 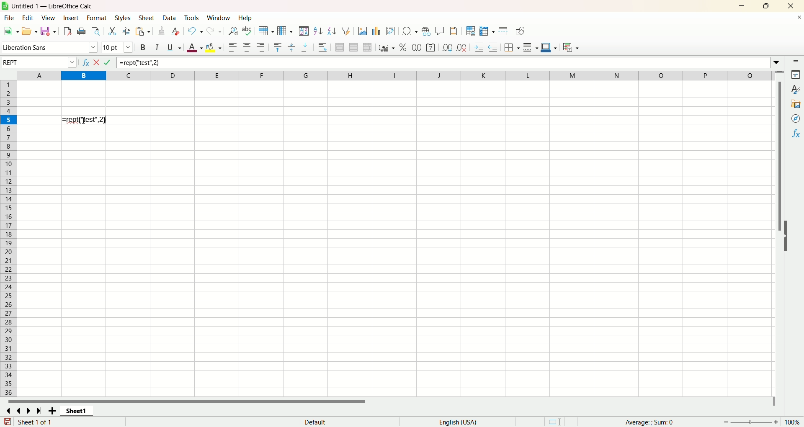 What do you see at coordinates (794, 89) in the screenshot?
I see `style` at bounding box center [794, 89].